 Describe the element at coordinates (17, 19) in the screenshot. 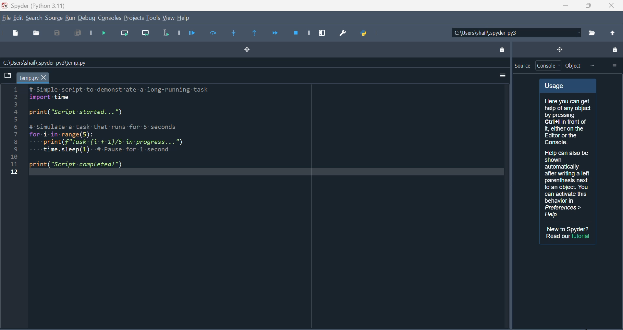

I see `Edit` at that location.